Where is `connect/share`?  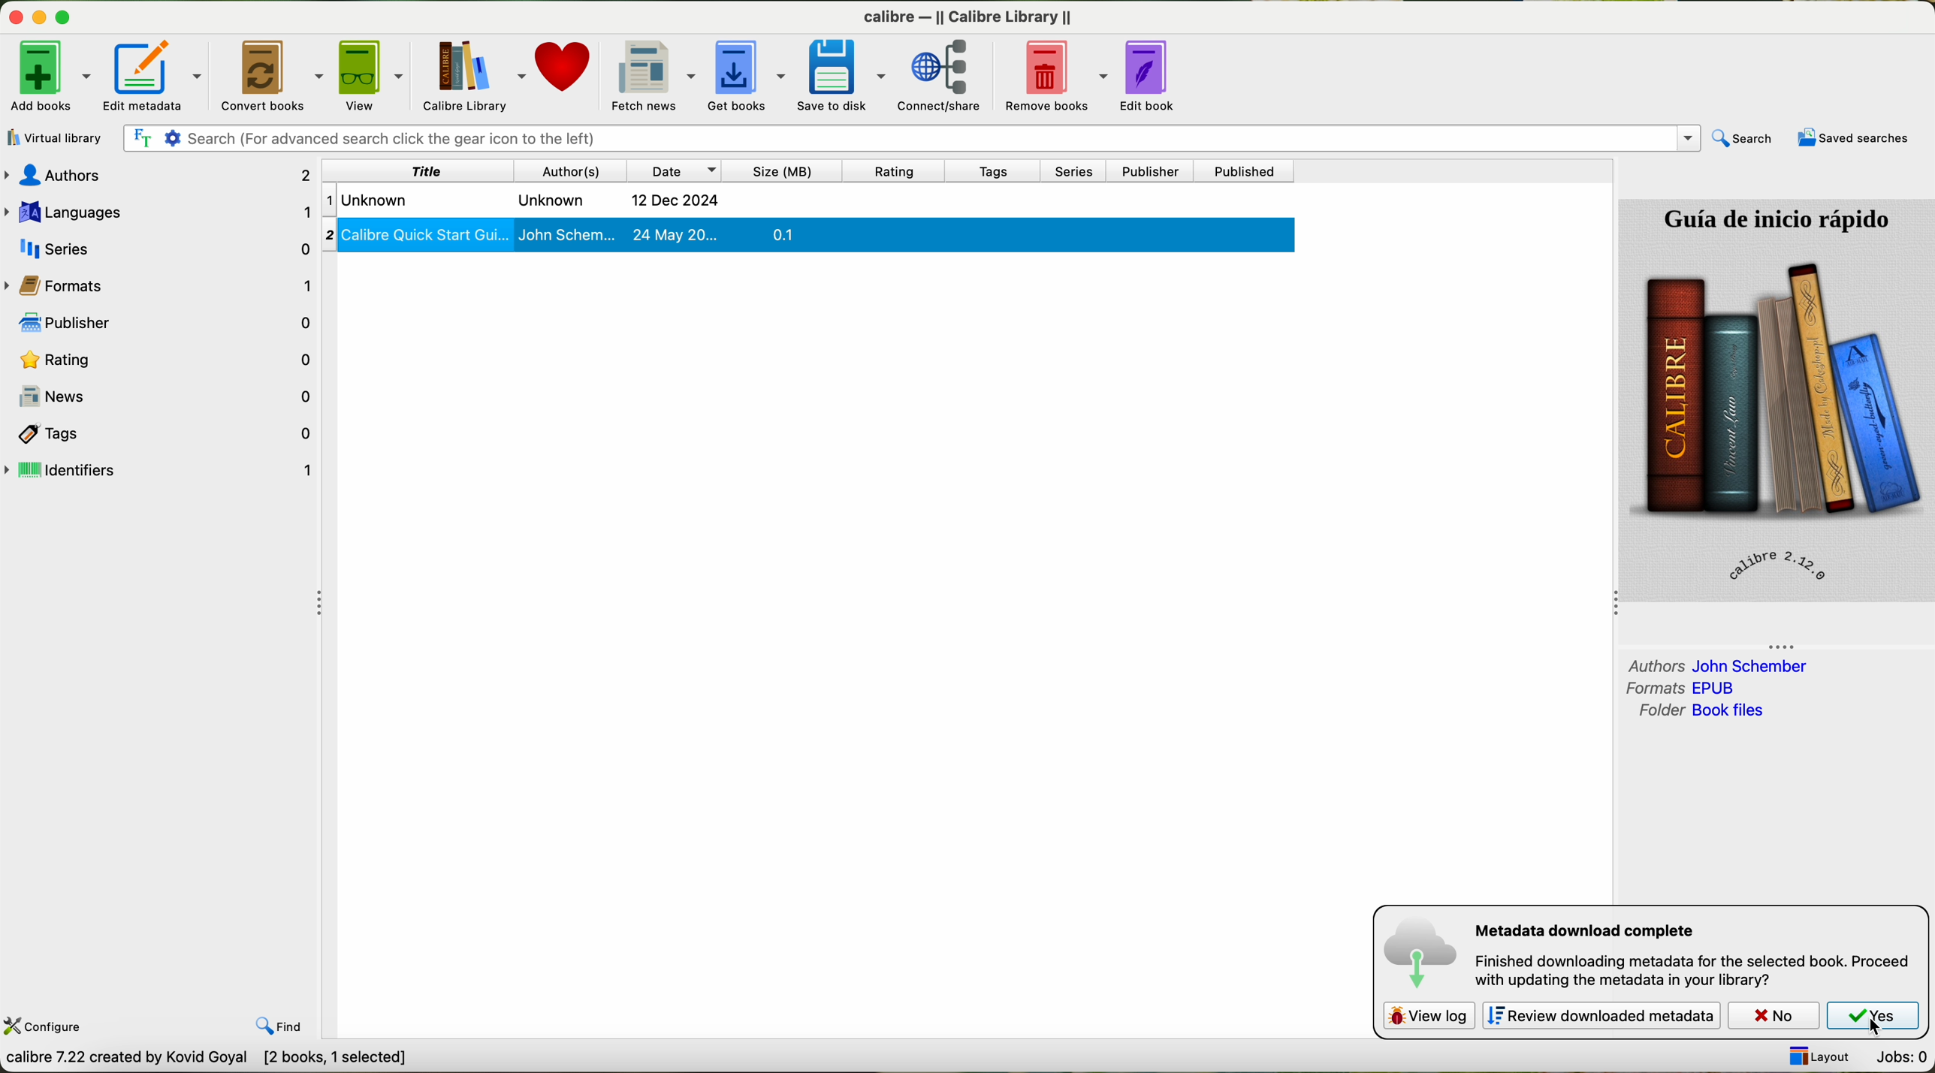
connect/share is located at coordinates (938, 77).